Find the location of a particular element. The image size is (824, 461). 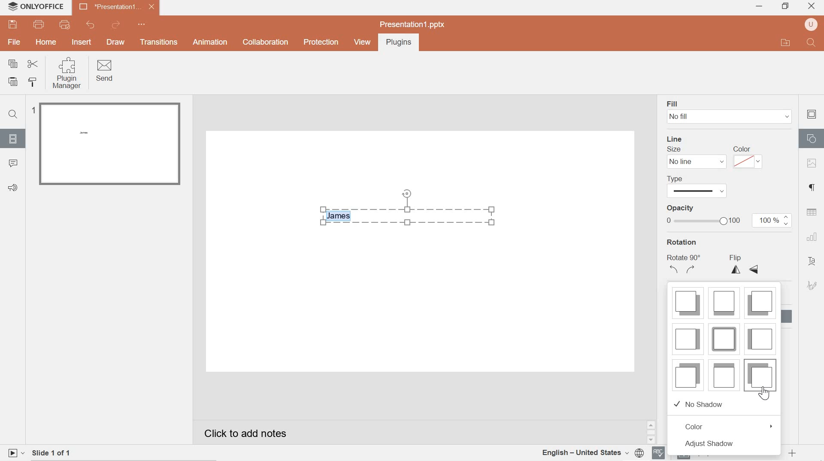

save is located at coordinates (14, 24).